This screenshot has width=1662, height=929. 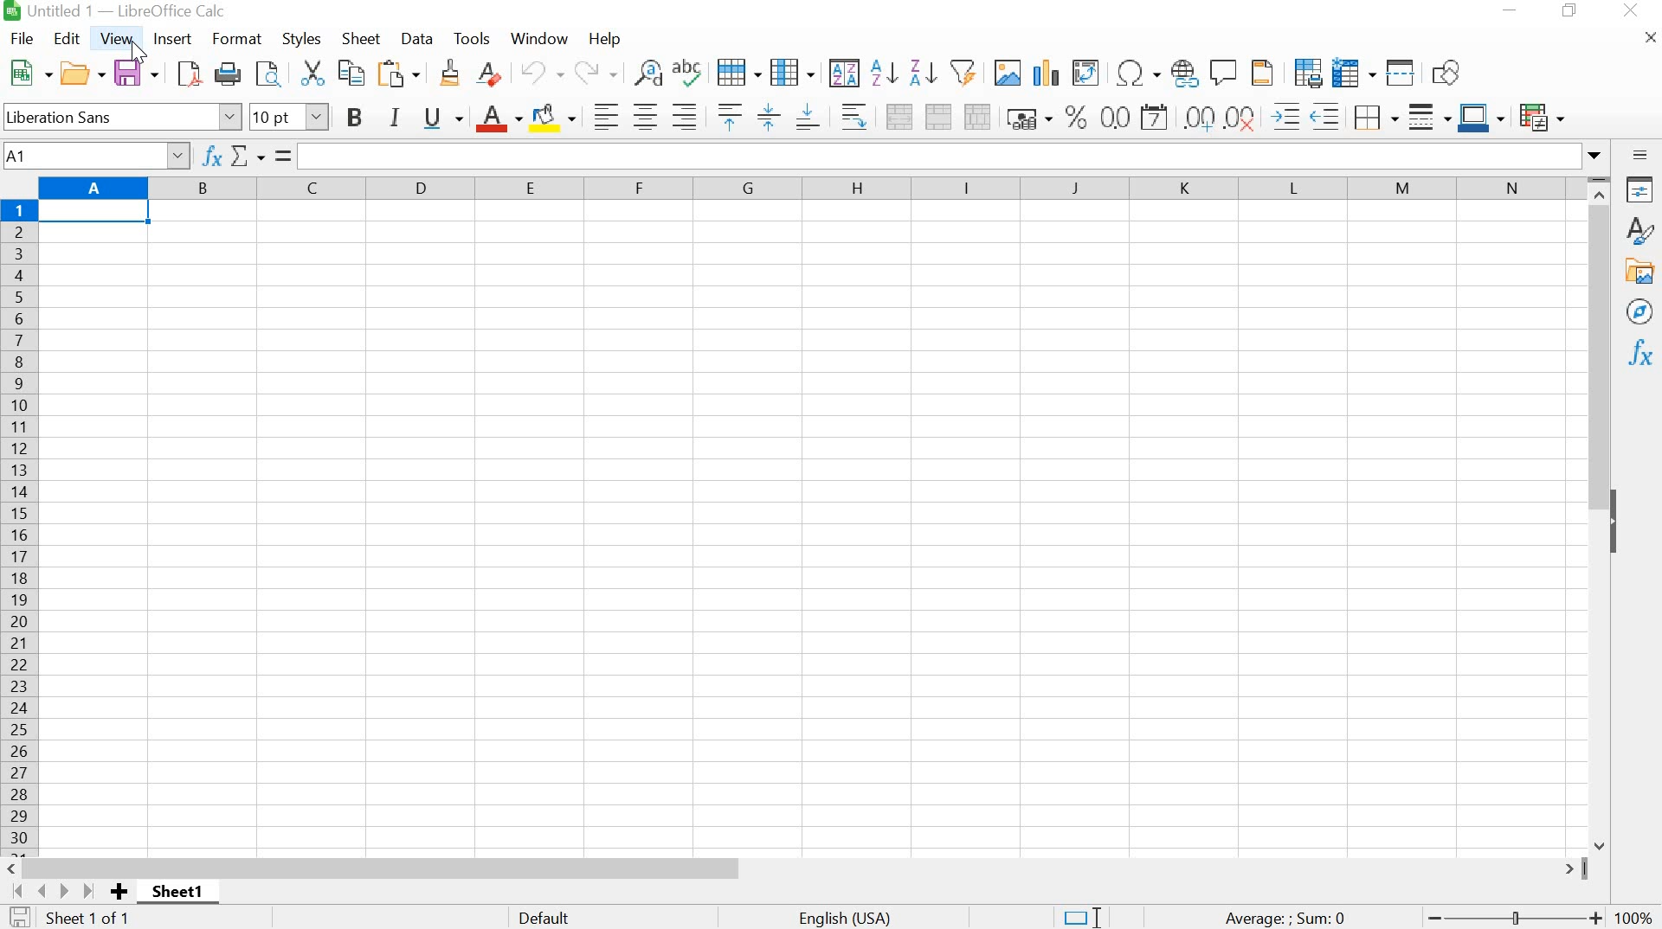 What do you see at coordinates (21, 524) in the screenshot?
I see `ROWS` at bounding box center [21, 524].